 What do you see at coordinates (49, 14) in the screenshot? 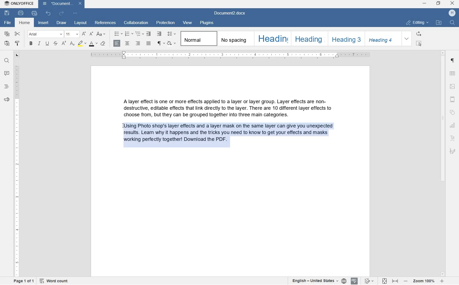
I see `UNDO` at bounding box center [49, 14].